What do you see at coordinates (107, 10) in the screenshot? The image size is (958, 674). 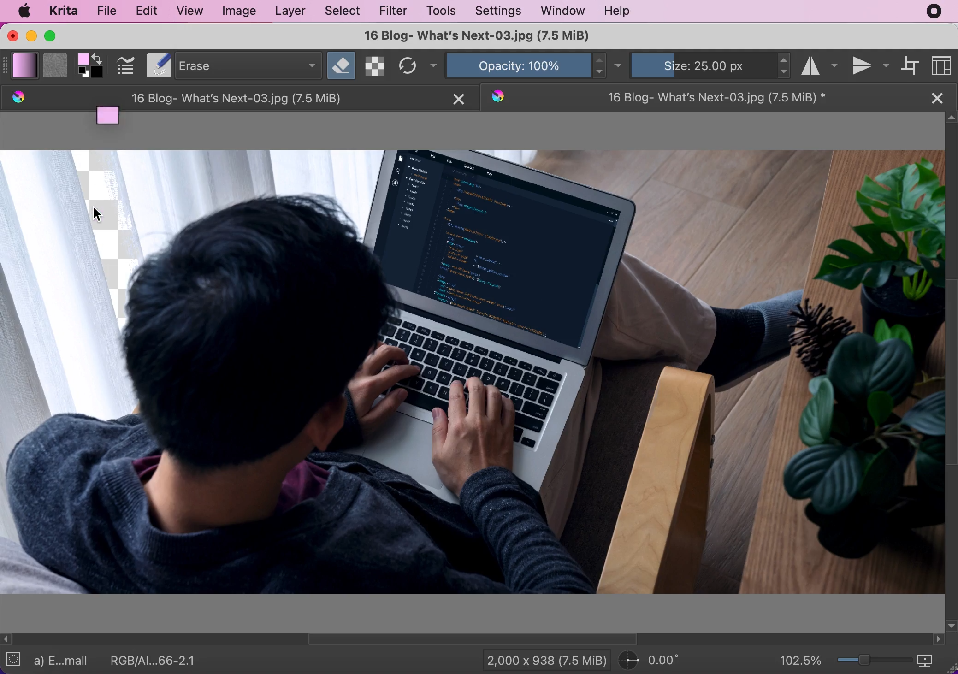 I see `file` at bounding box center [107, 10].